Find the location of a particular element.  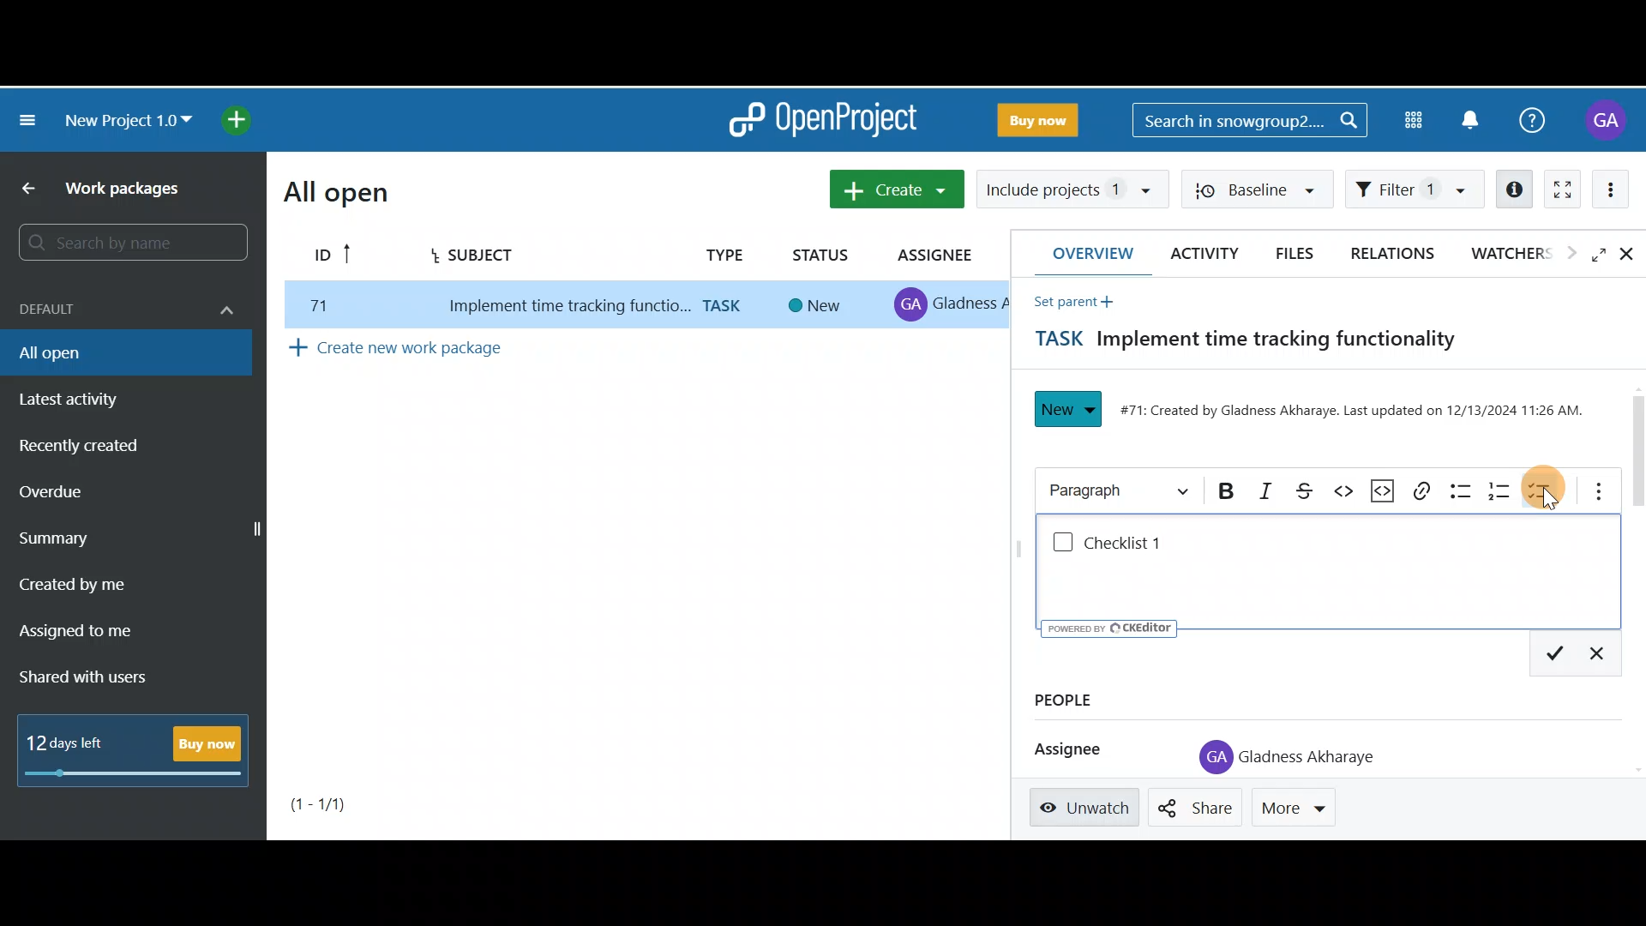

progress bar is located at coordinates (135, 775).